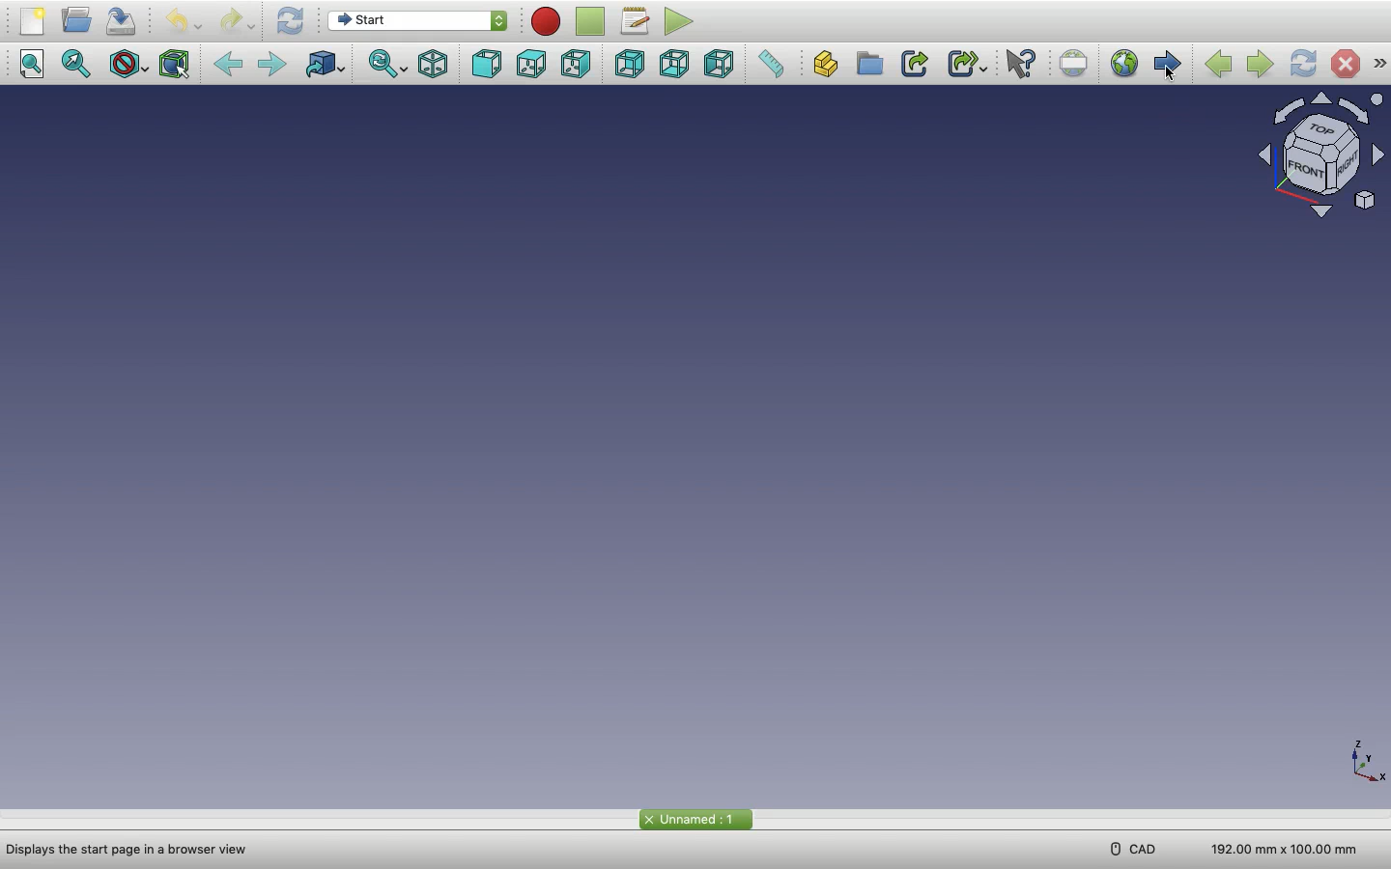 Image resolution: width=1391 pixels, height=869 pixels. I want to click on Fit selection, so click(80, 65).